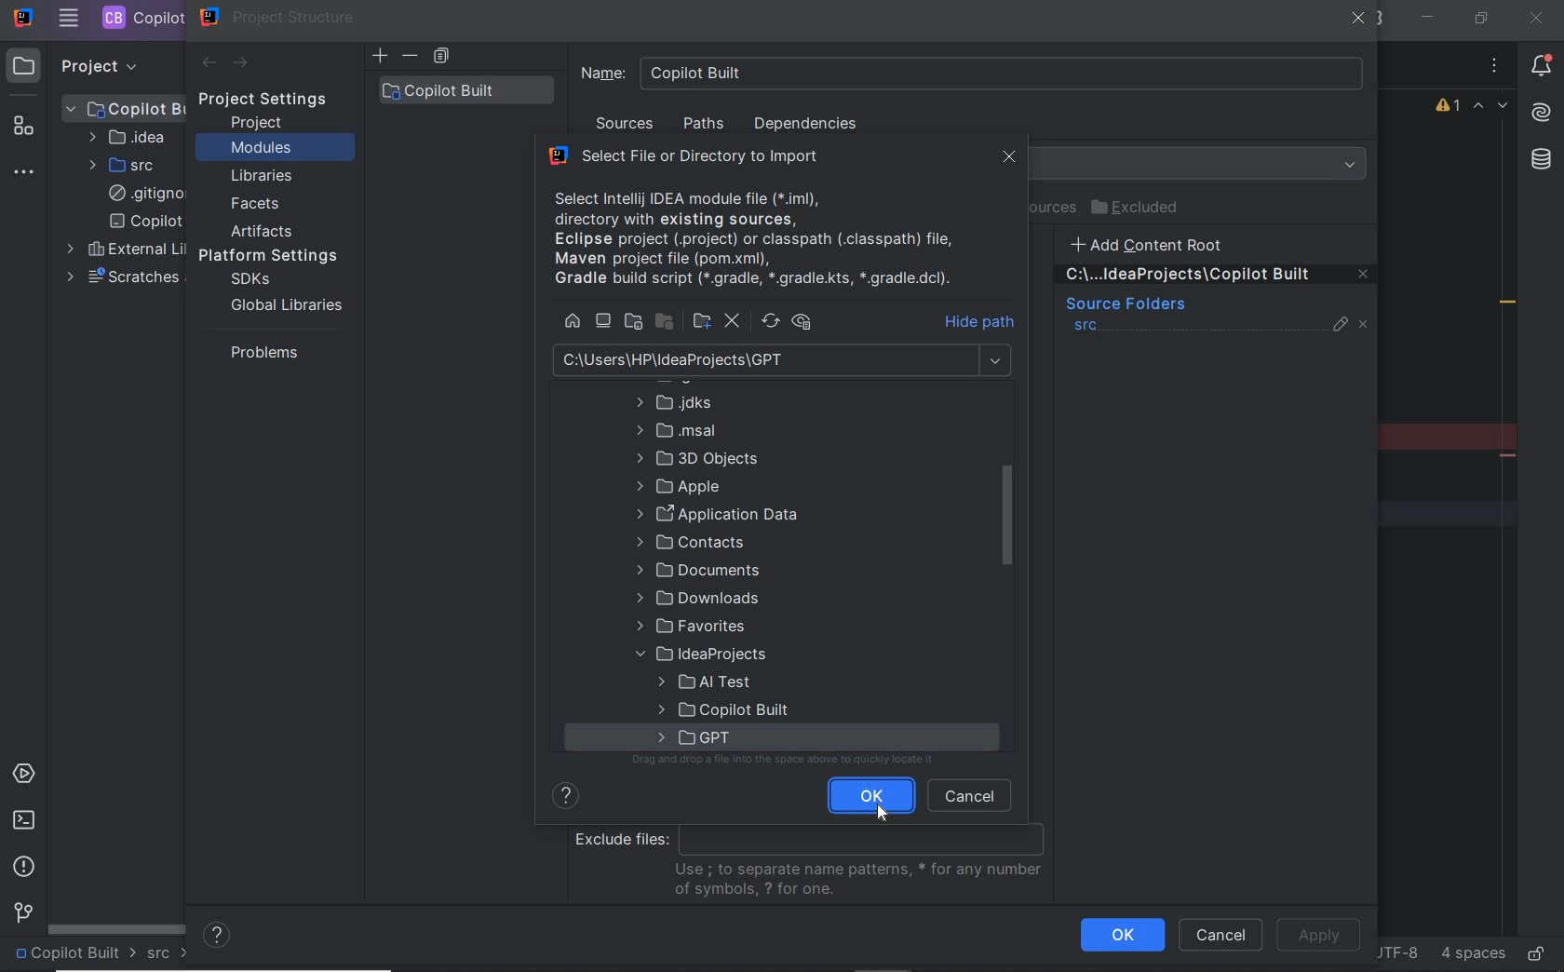 Image resolution: width=1564 pixels, height=972 pixels. Describe the element at coordinates (21, 19) in the screenshot. I see `SYSTEM NAME` at that location.